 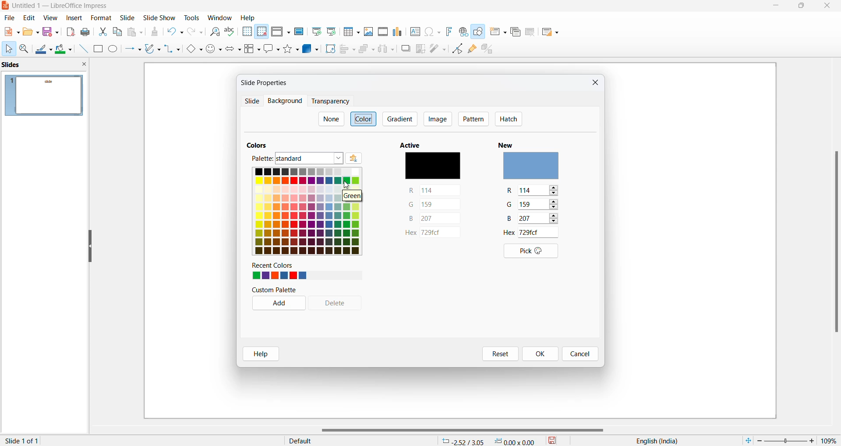 What do you see at coordinates (348, 50) in the screenshot?
I see `align` at bounding box center [348, 50].